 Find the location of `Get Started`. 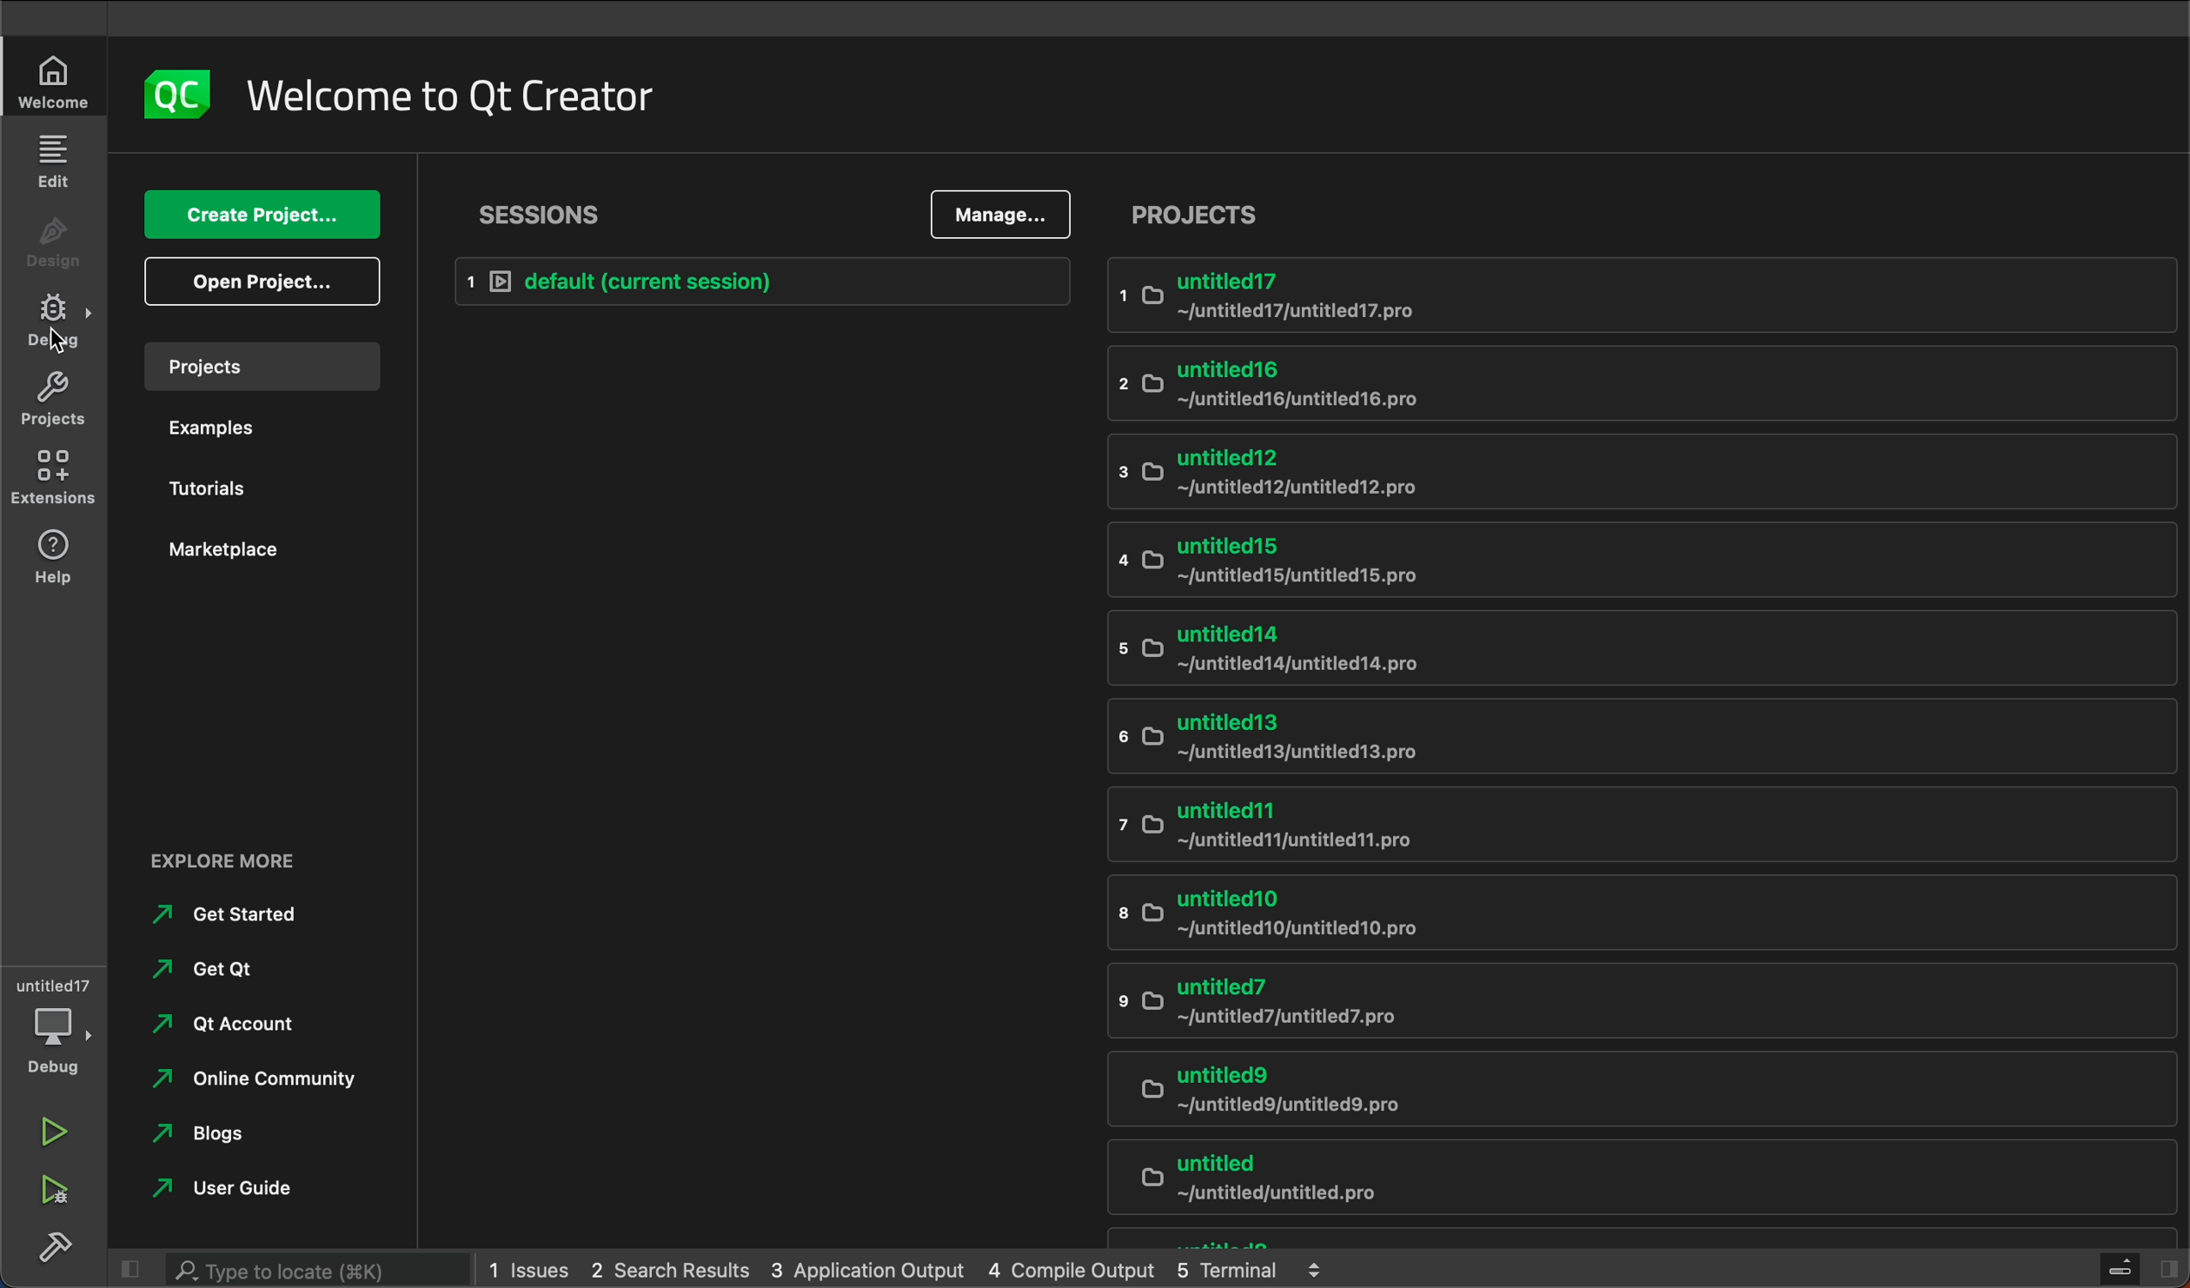

Get Started is located at coordinates (229, 913).